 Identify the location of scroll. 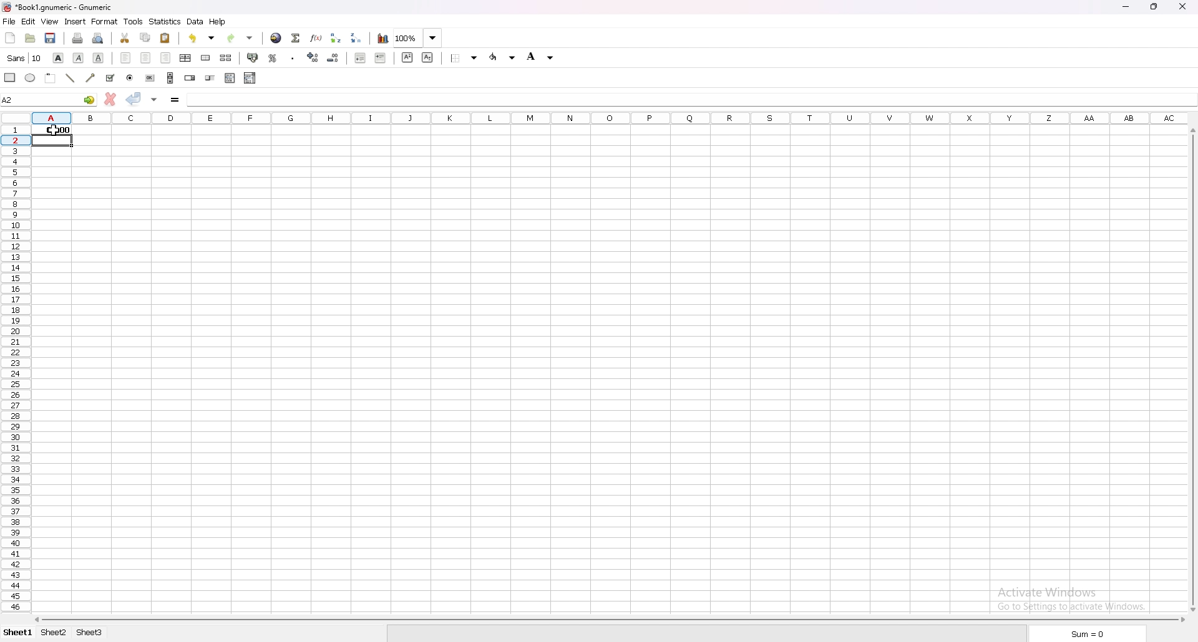
(170, 78).